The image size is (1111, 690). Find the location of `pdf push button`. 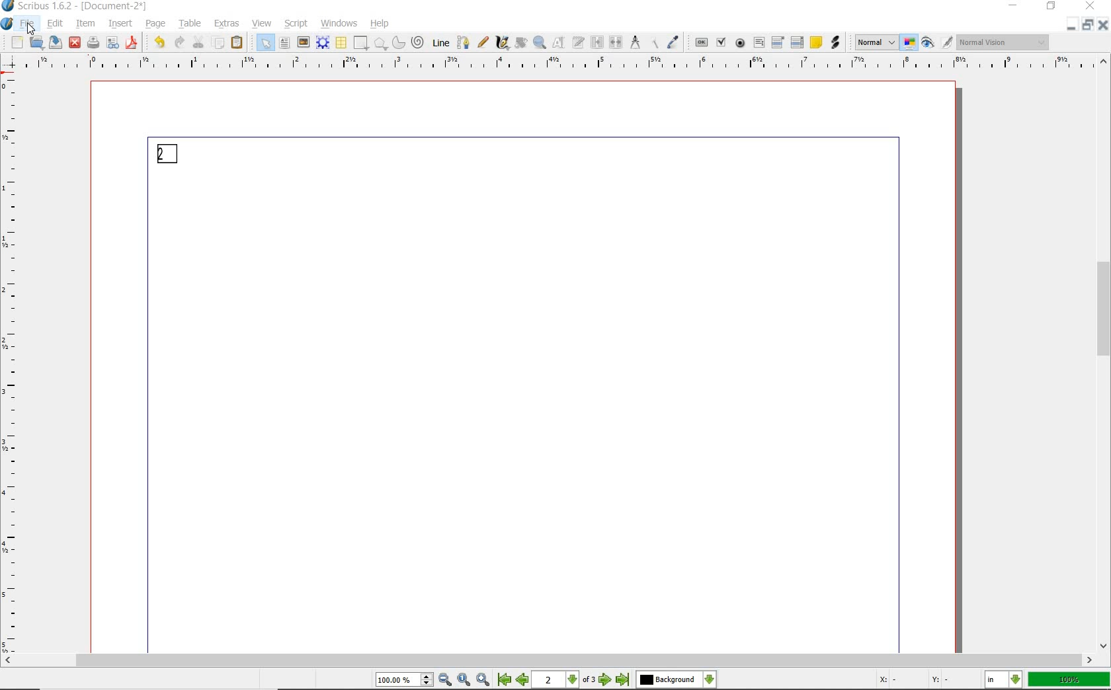

pdf push button is located at coordinates (702, 43).